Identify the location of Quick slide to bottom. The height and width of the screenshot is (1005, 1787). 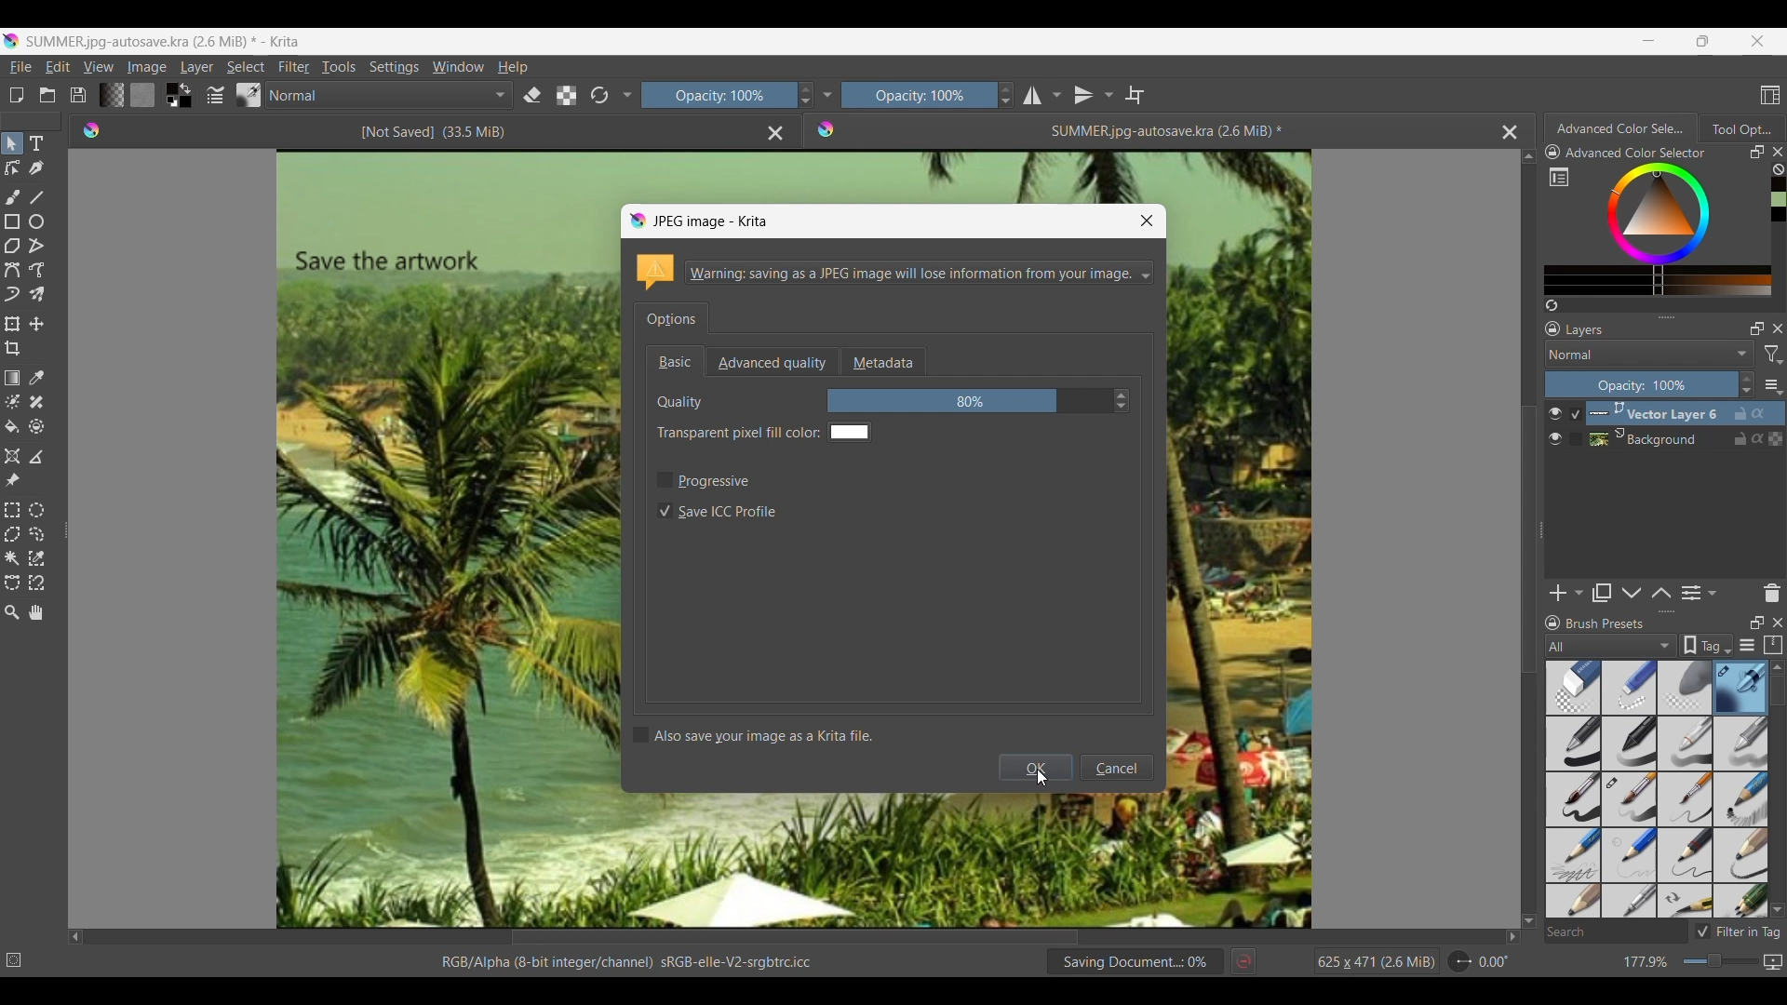
(1529, 921).